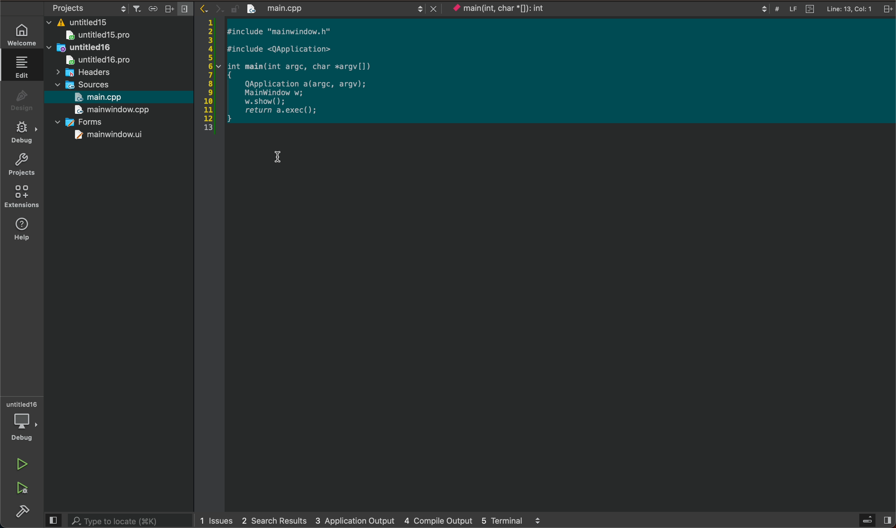 The height and width of the screenshot is (528, 896). I want to click on help, so click(24, 229).